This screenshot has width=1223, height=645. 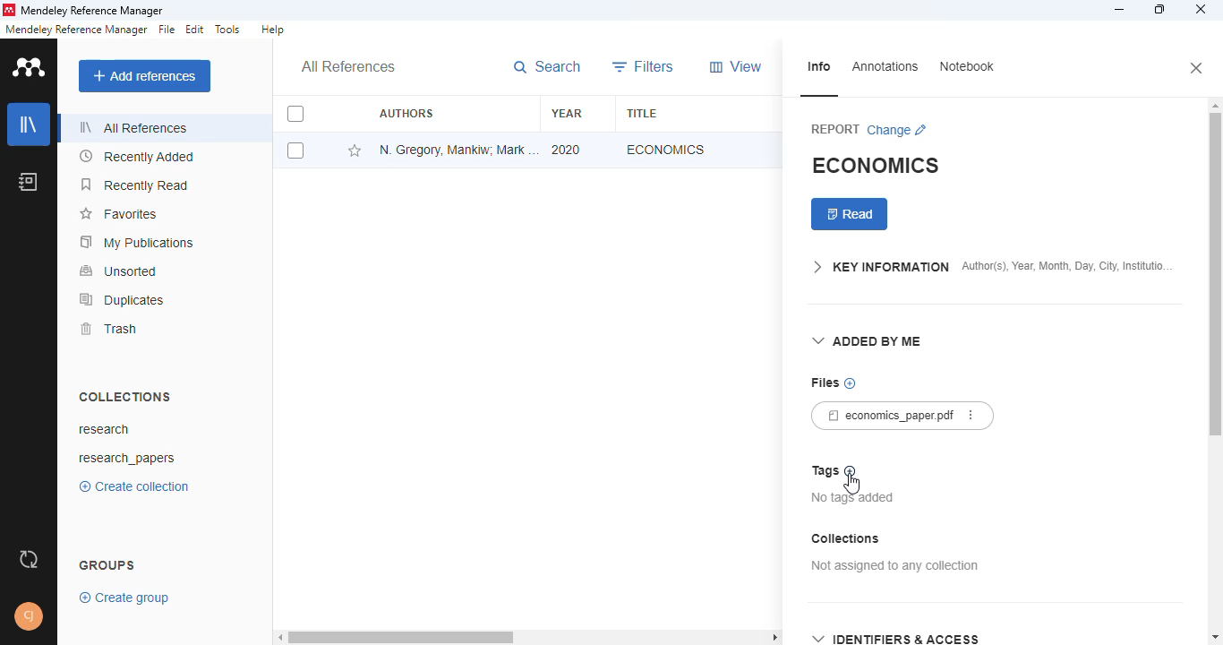 What do you see at coordinates (968, 66) in the screenshot?
I see `notebook` at bounding box center [968, 66].